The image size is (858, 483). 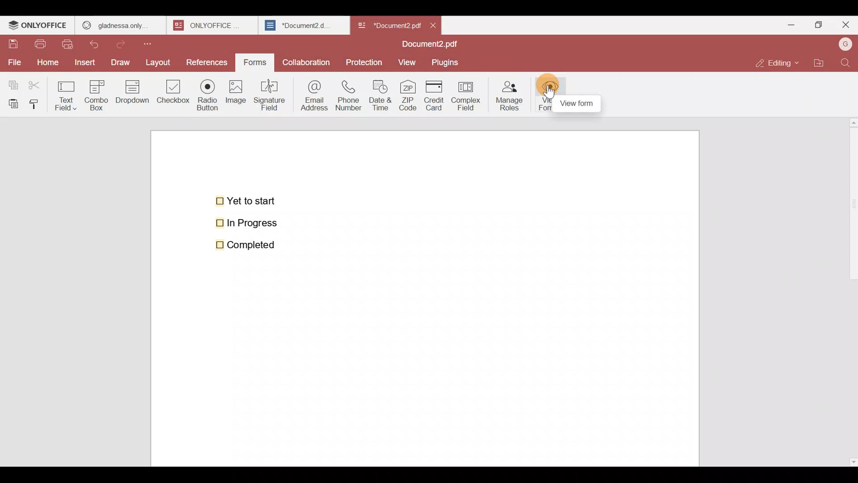 I want to click on Close, so click(x=845, y=26).